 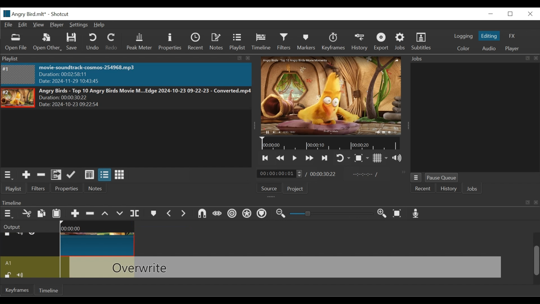 I want to click on Play quickly forward, so click(x=309, y=158).